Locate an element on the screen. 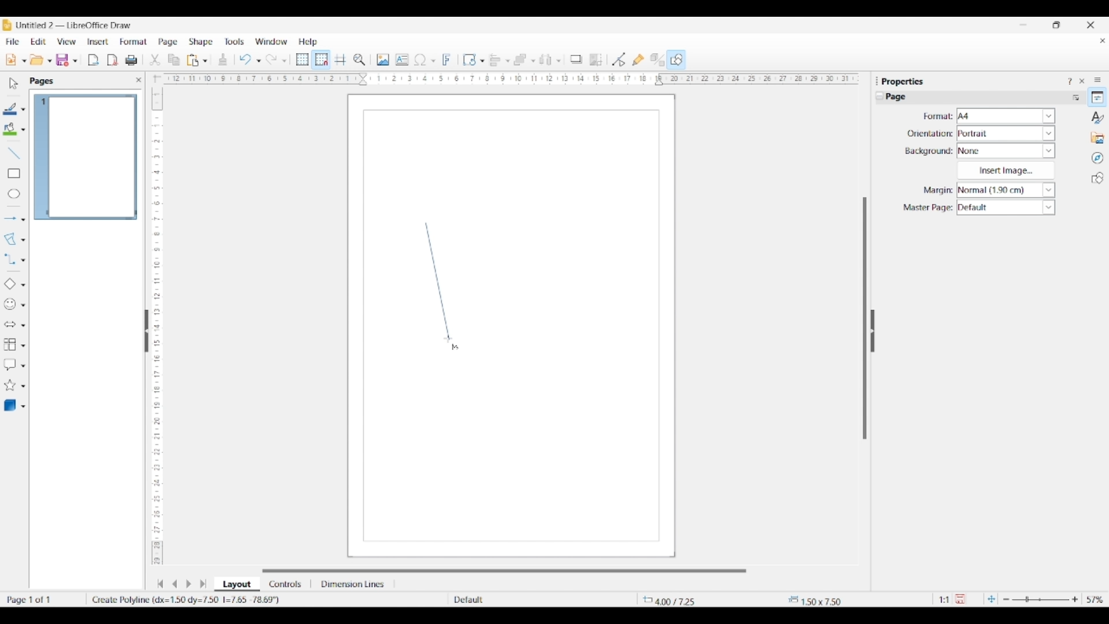 Image resolution: width=1109 pixels, height=624 pixels. Collapse page settings is located at coordinates (880, 96).